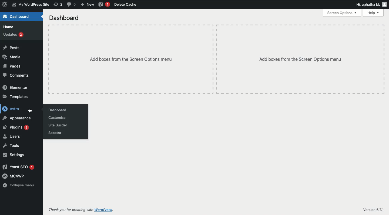 The width and height of the screenshot is (389, 215). I want to click on Delete cache, so click(125, 5).